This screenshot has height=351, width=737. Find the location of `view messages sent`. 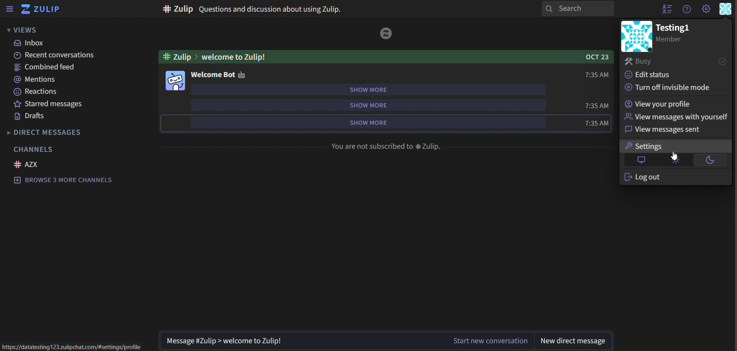

view messages sent is located at coordinates (662, 130).